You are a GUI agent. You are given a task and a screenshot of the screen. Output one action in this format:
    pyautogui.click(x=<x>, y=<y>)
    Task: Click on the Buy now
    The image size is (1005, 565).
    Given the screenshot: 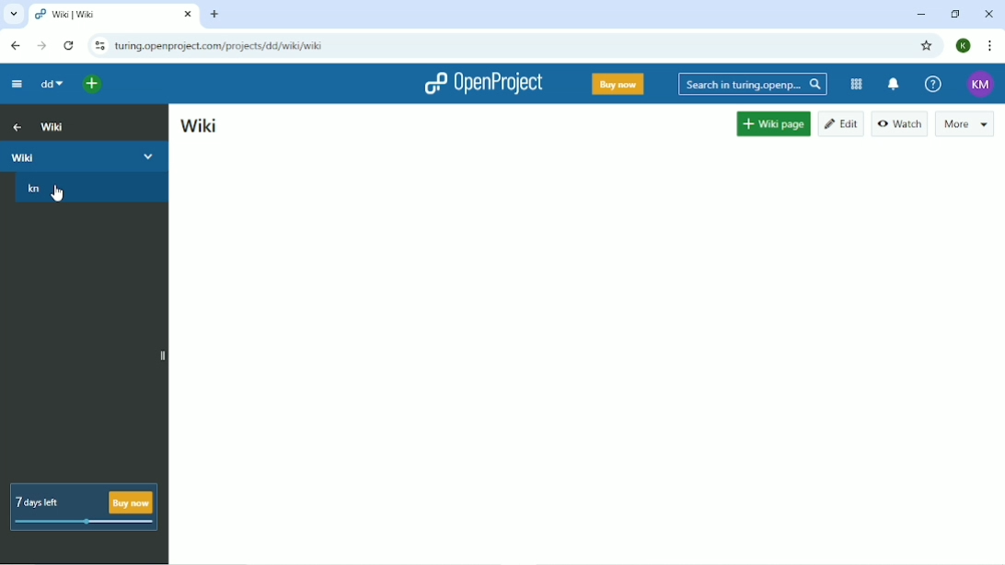 What is the action you would take?
    pyautogui.click(x=617, y=84)
    